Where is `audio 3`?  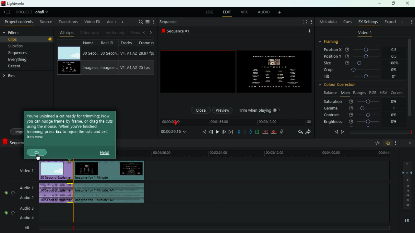
audio 3 is located at coordinates (26, 209).